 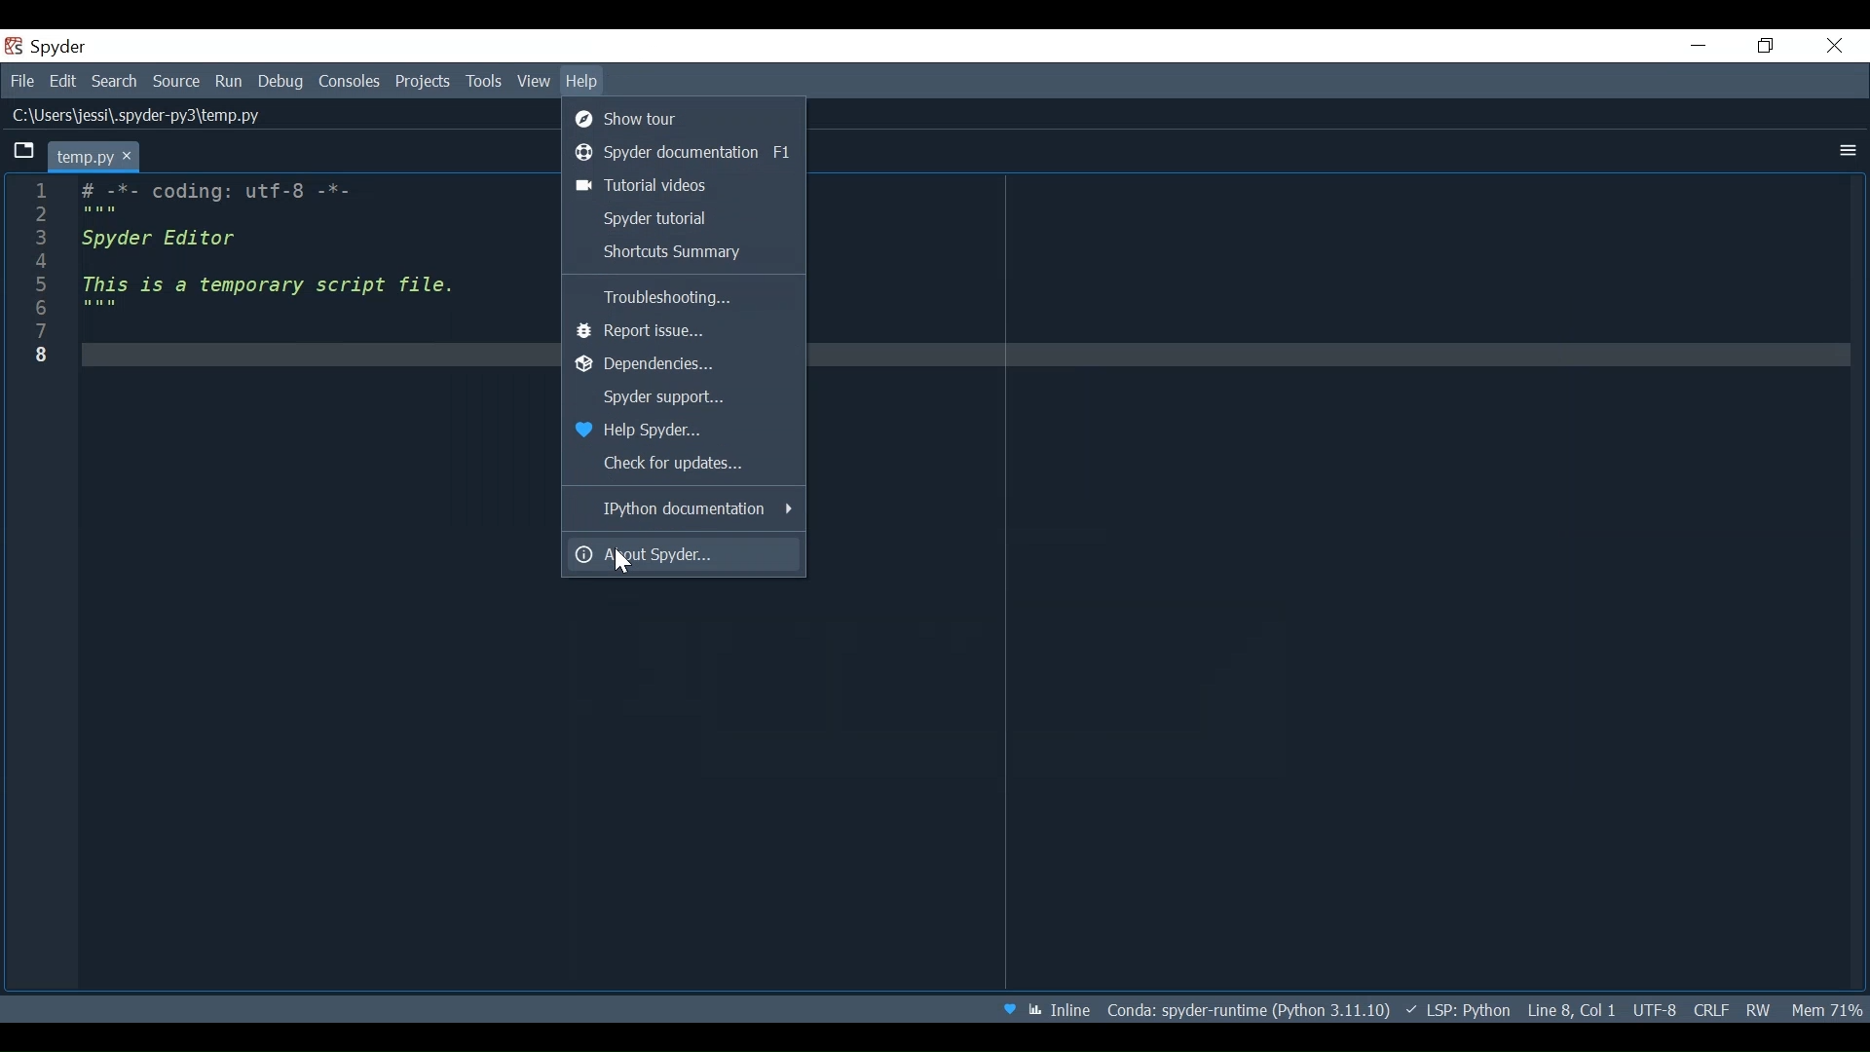 I want to click on Spyder Support, so click(x=685, y=401).